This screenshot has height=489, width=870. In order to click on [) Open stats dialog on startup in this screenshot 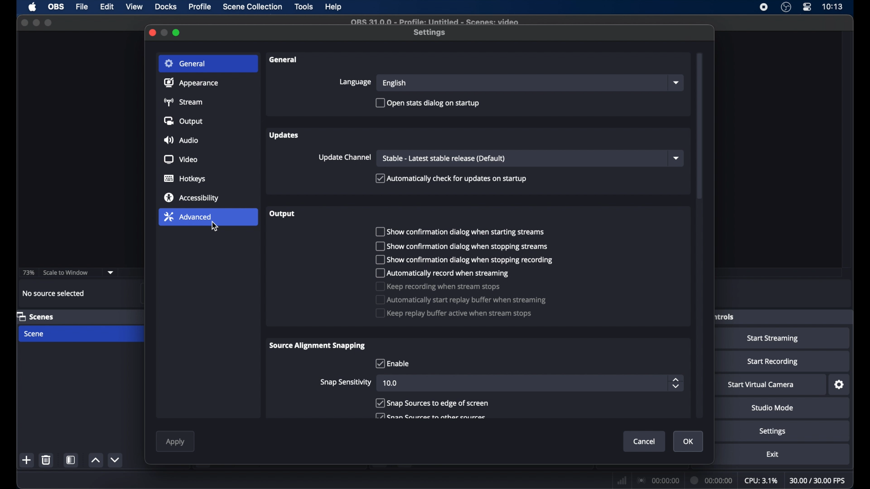, I will do `click(427, 103)`.